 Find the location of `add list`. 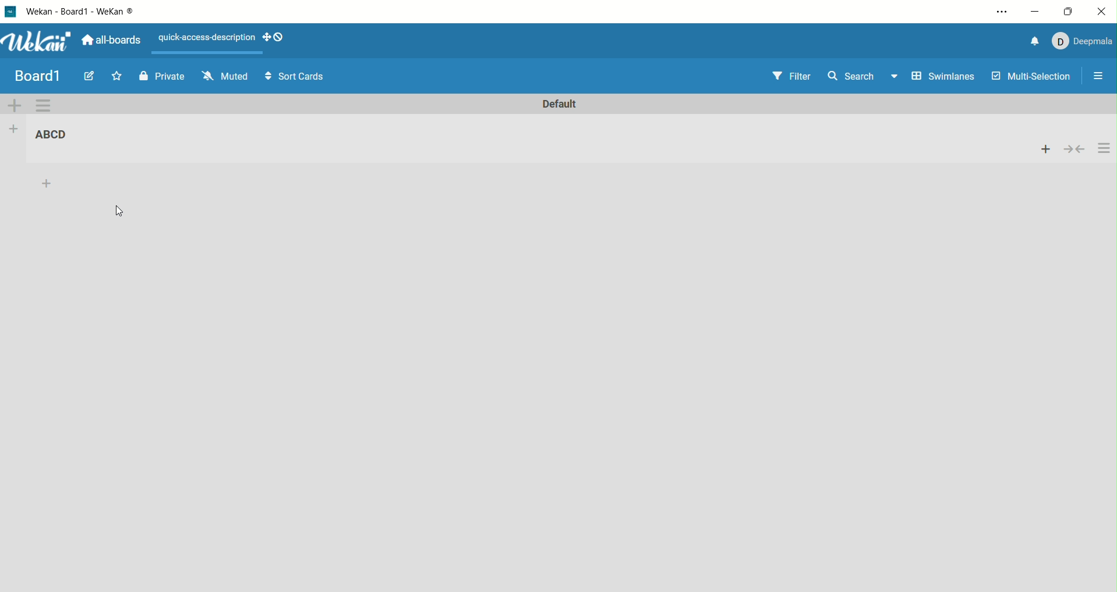

add list is located at coordinates (51, 183).